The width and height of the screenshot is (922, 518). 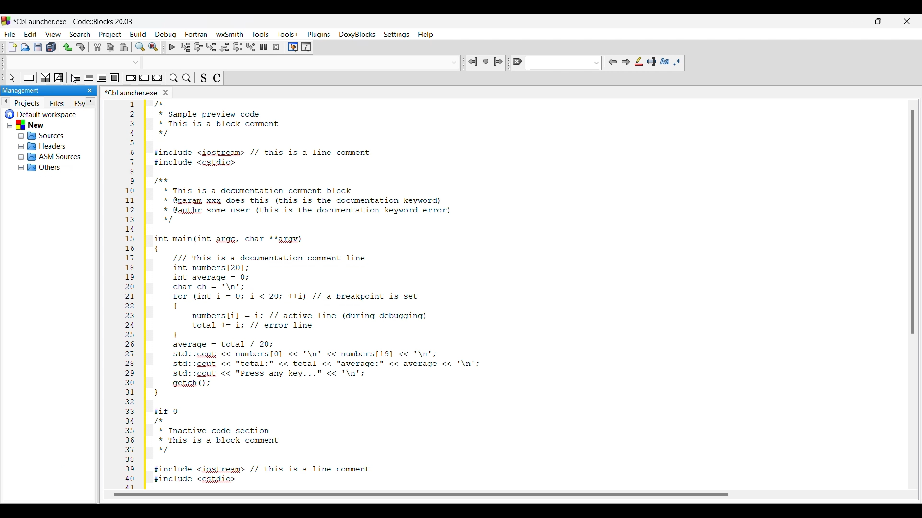 I want to click on Stop debugger, so click(x=276, y=47).